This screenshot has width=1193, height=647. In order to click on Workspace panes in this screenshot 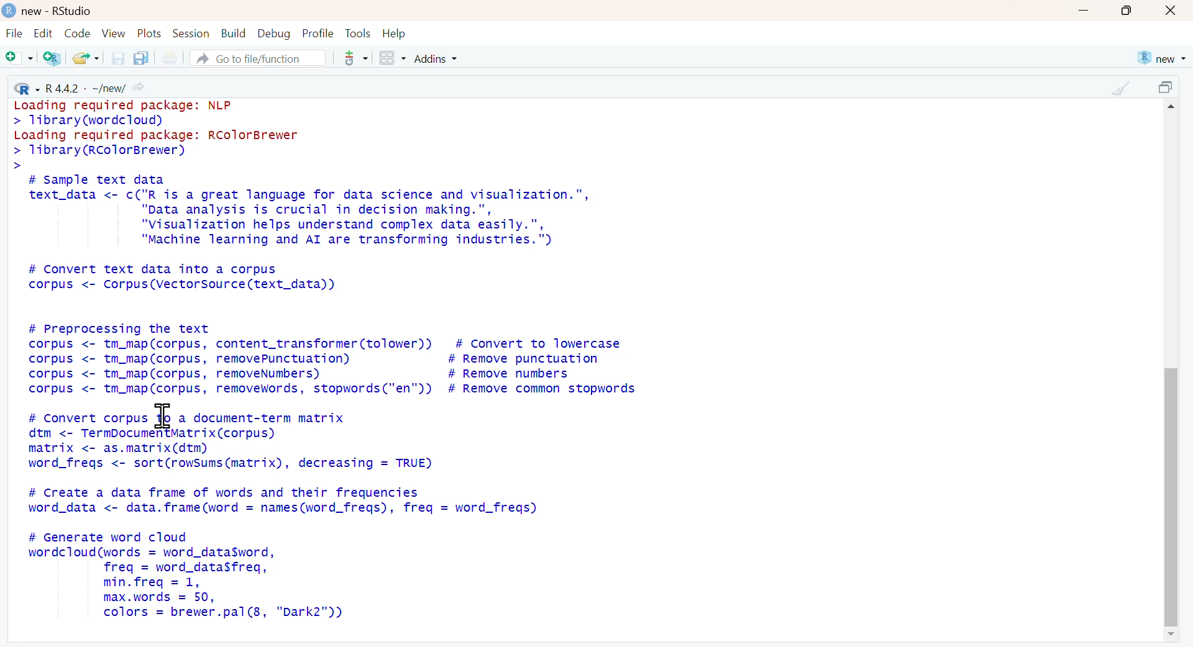, I will do `click(391, 58)`.